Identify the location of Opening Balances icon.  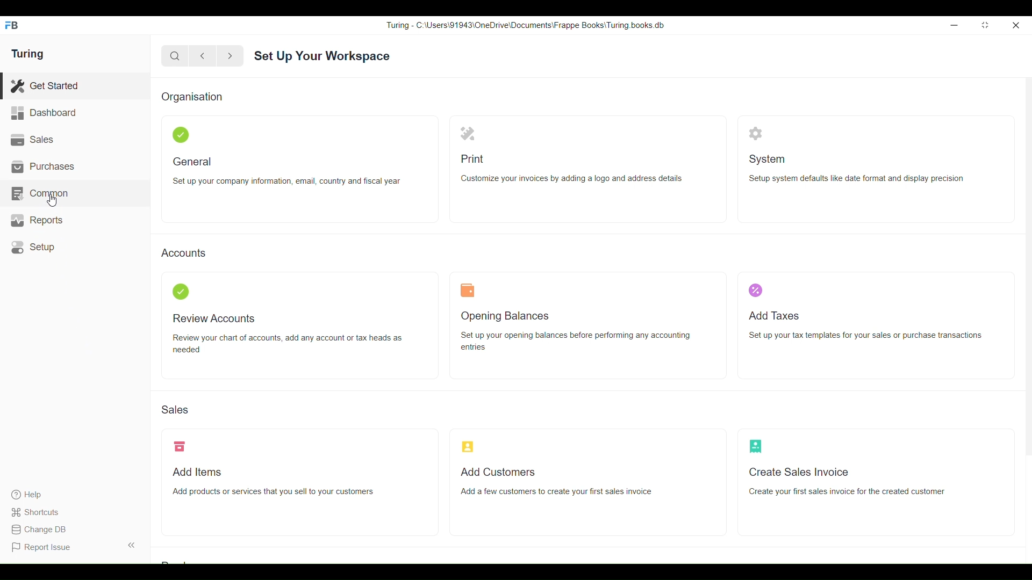
(468, 290).